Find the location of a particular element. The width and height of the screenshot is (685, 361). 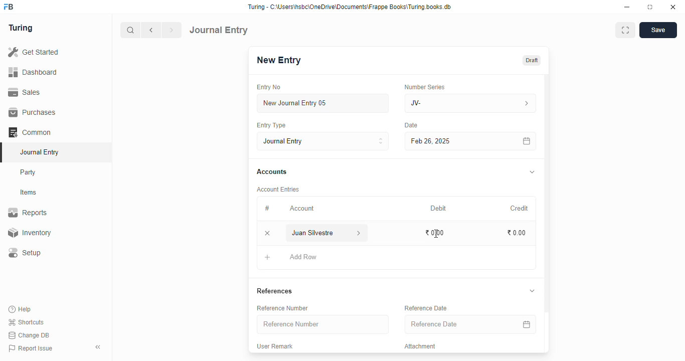

entry type is located at coordinates (271, 125).